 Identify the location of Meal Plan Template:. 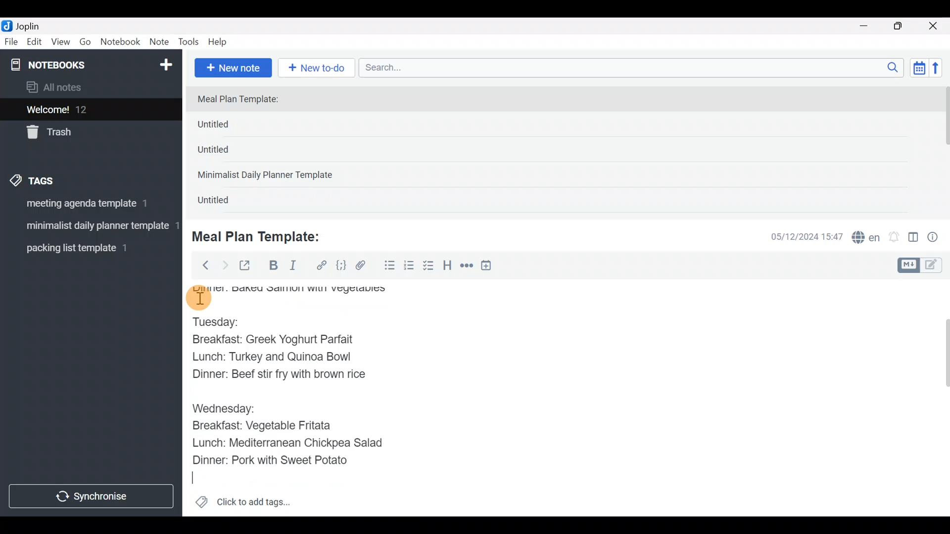
(262, 235).